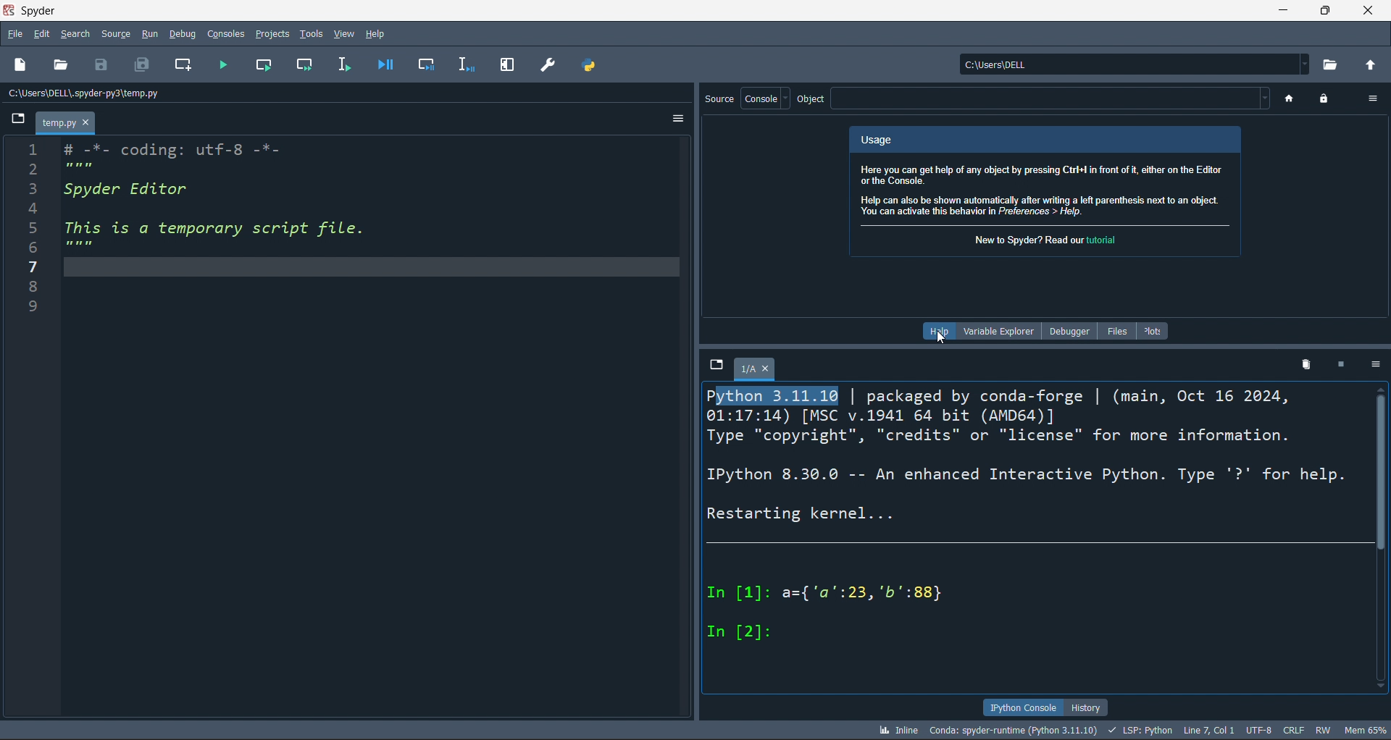 This screenshot has width=1391, height=740. Describe the element at coordinates (896, 729) in the screenshot. I see `inline` at that location.